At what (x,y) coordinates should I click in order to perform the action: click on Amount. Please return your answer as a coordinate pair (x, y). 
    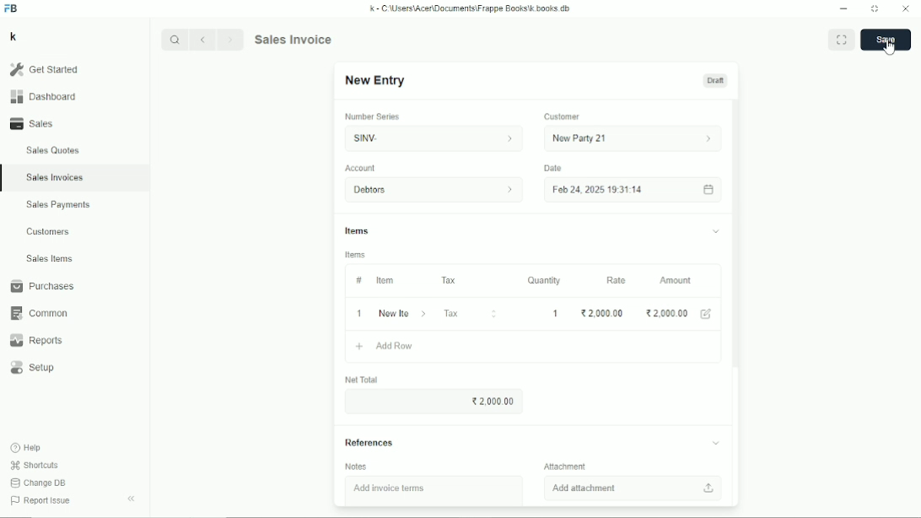
    Looking at the image, I should click on (676, 280).